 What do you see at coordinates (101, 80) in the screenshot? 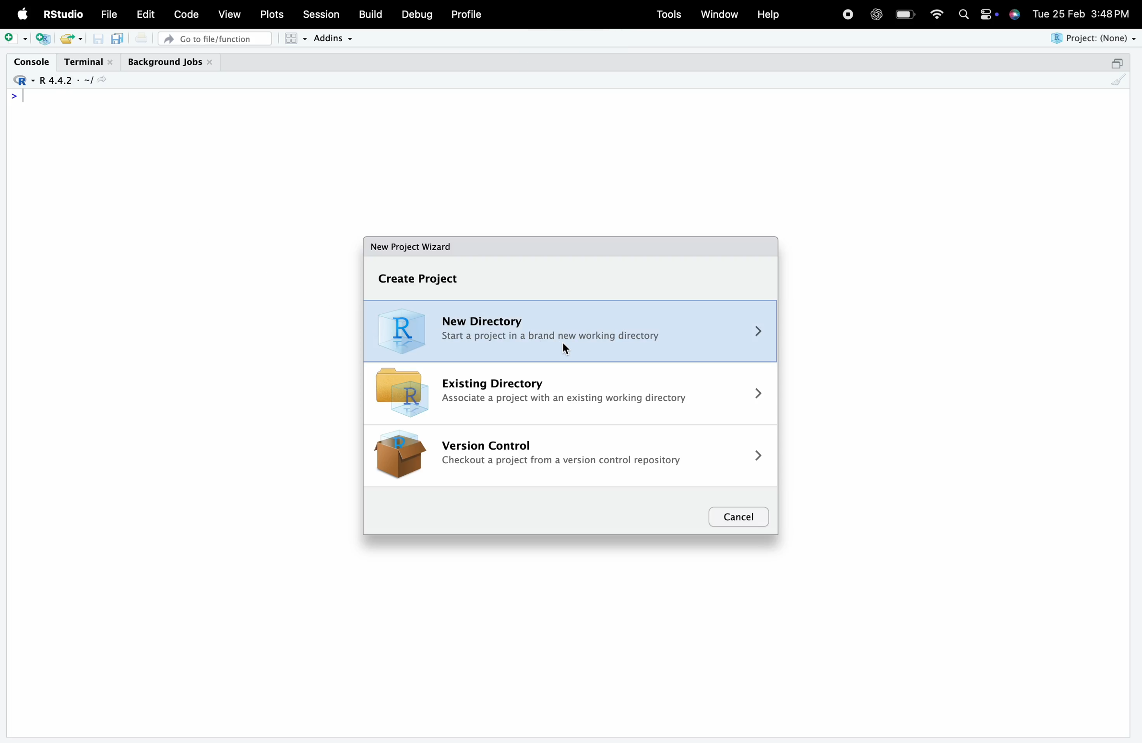
I see `view the current working directory` at bounding box center [101, 80].